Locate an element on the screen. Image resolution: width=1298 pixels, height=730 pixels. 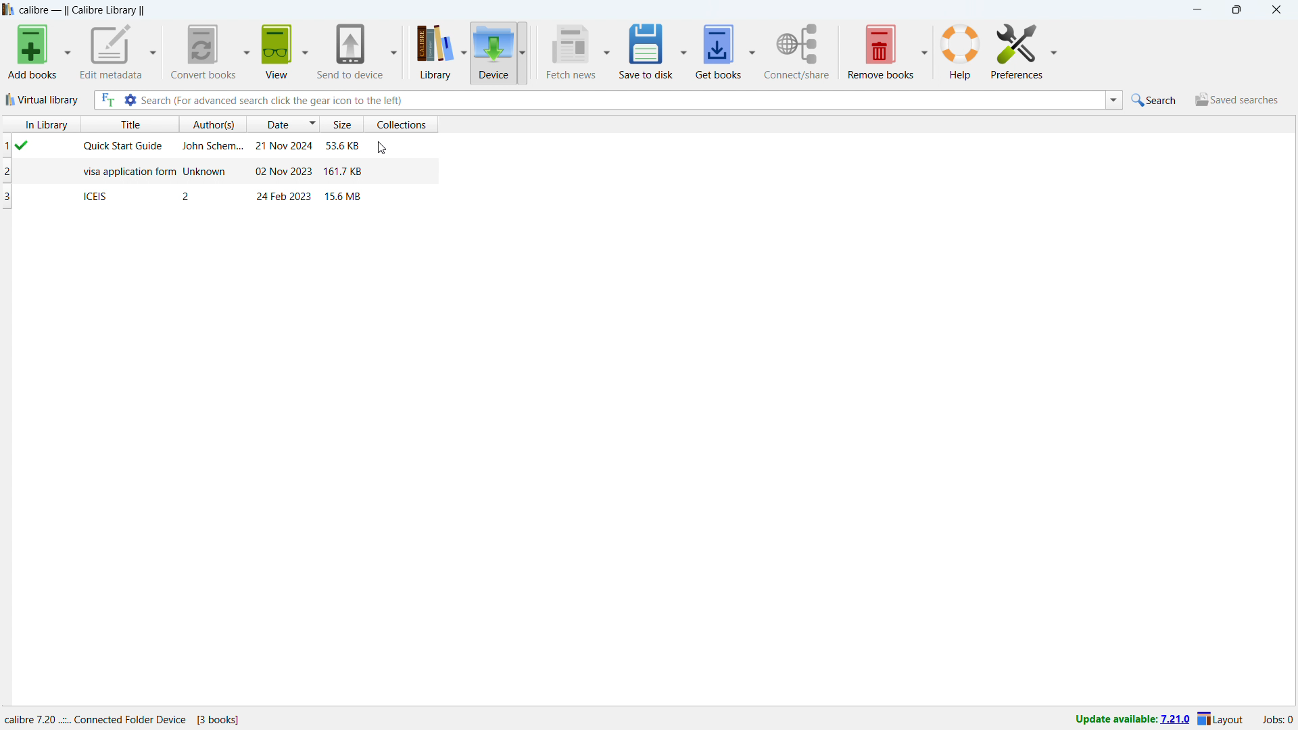
get books options is located at coordinates (753, 49).